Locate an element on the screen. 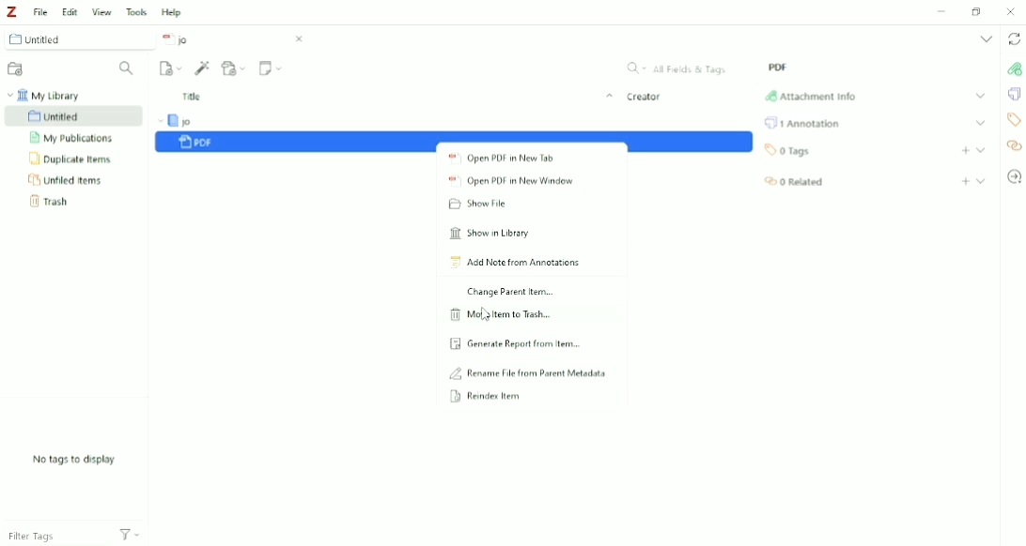  jo is located at coordinates (233, 39).